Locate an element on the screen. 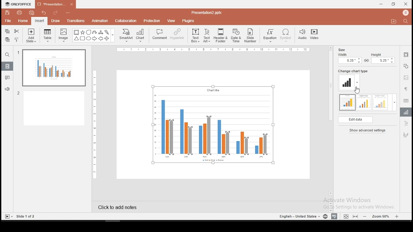 This screenshot has width=413, height=232. smart art is located at coordinates (126, 35).